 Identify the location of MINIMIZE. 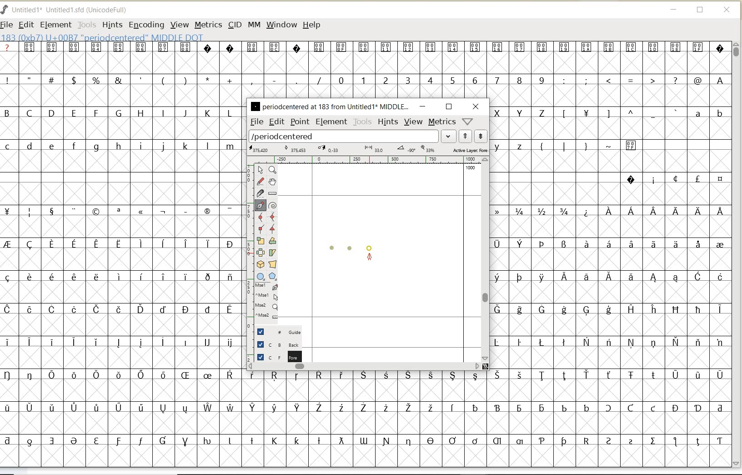
(674, 11).